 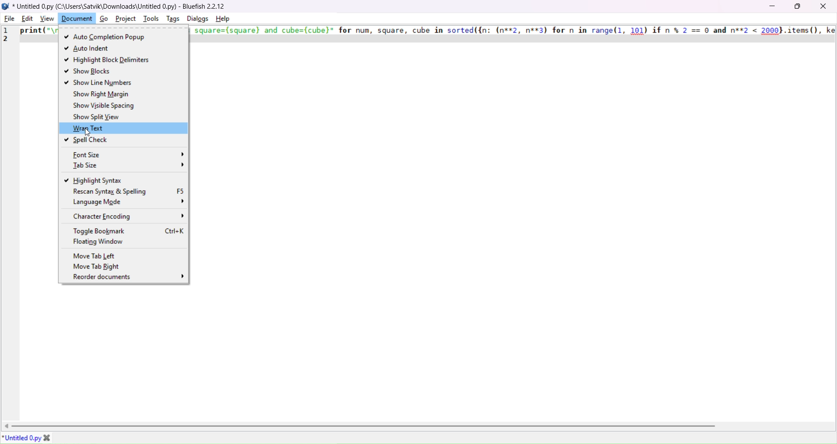 What do you see at coordinates (129, 231) in the screenshot?
I see `toggle bookmark` at bounding box center [129, 231].